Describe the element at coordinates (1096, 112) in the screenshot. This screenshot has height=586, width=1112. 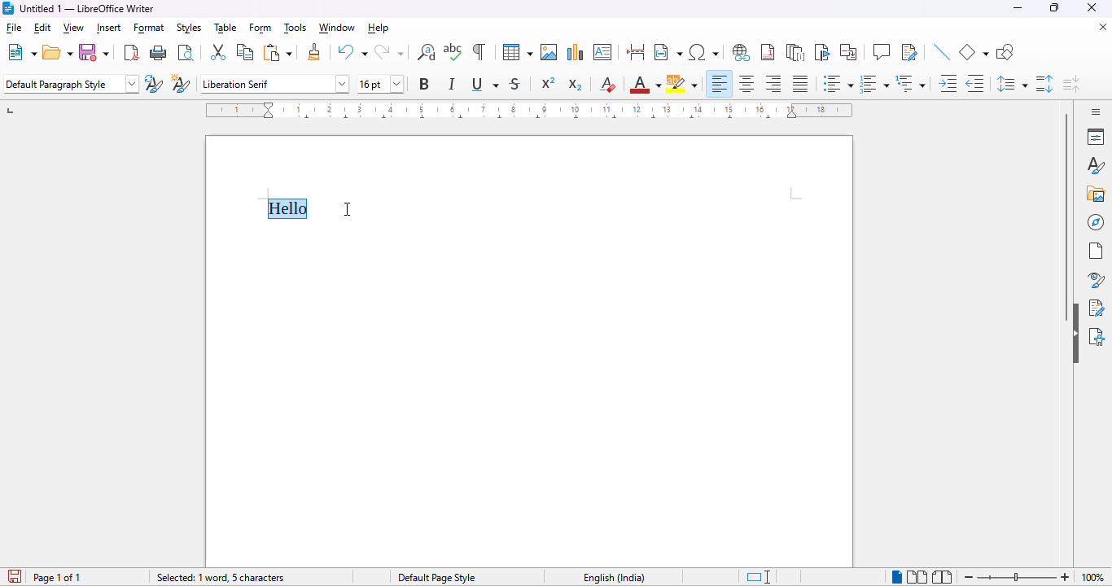
I see `sidebar settings` at that location.